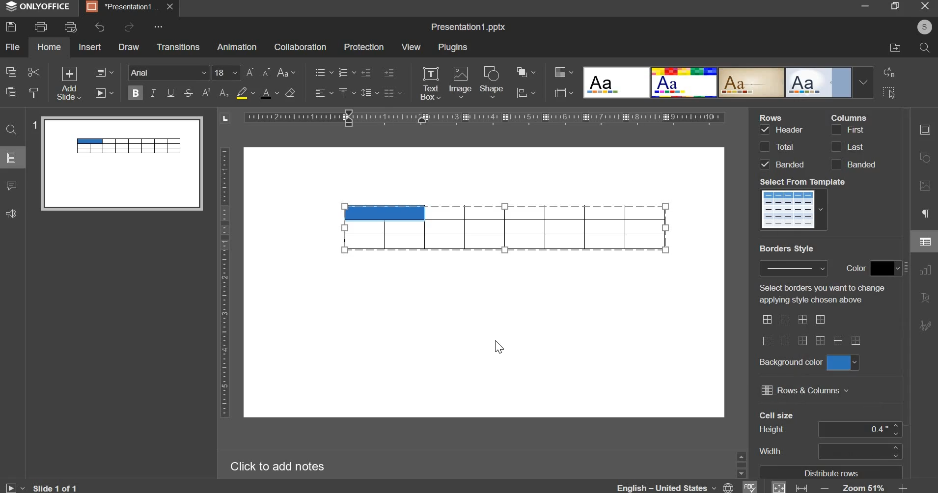 The width and height of the screenshot is (938, 493). Describe the element at coordinates (286, 73) in the screenshot. I see `change case` at that location.